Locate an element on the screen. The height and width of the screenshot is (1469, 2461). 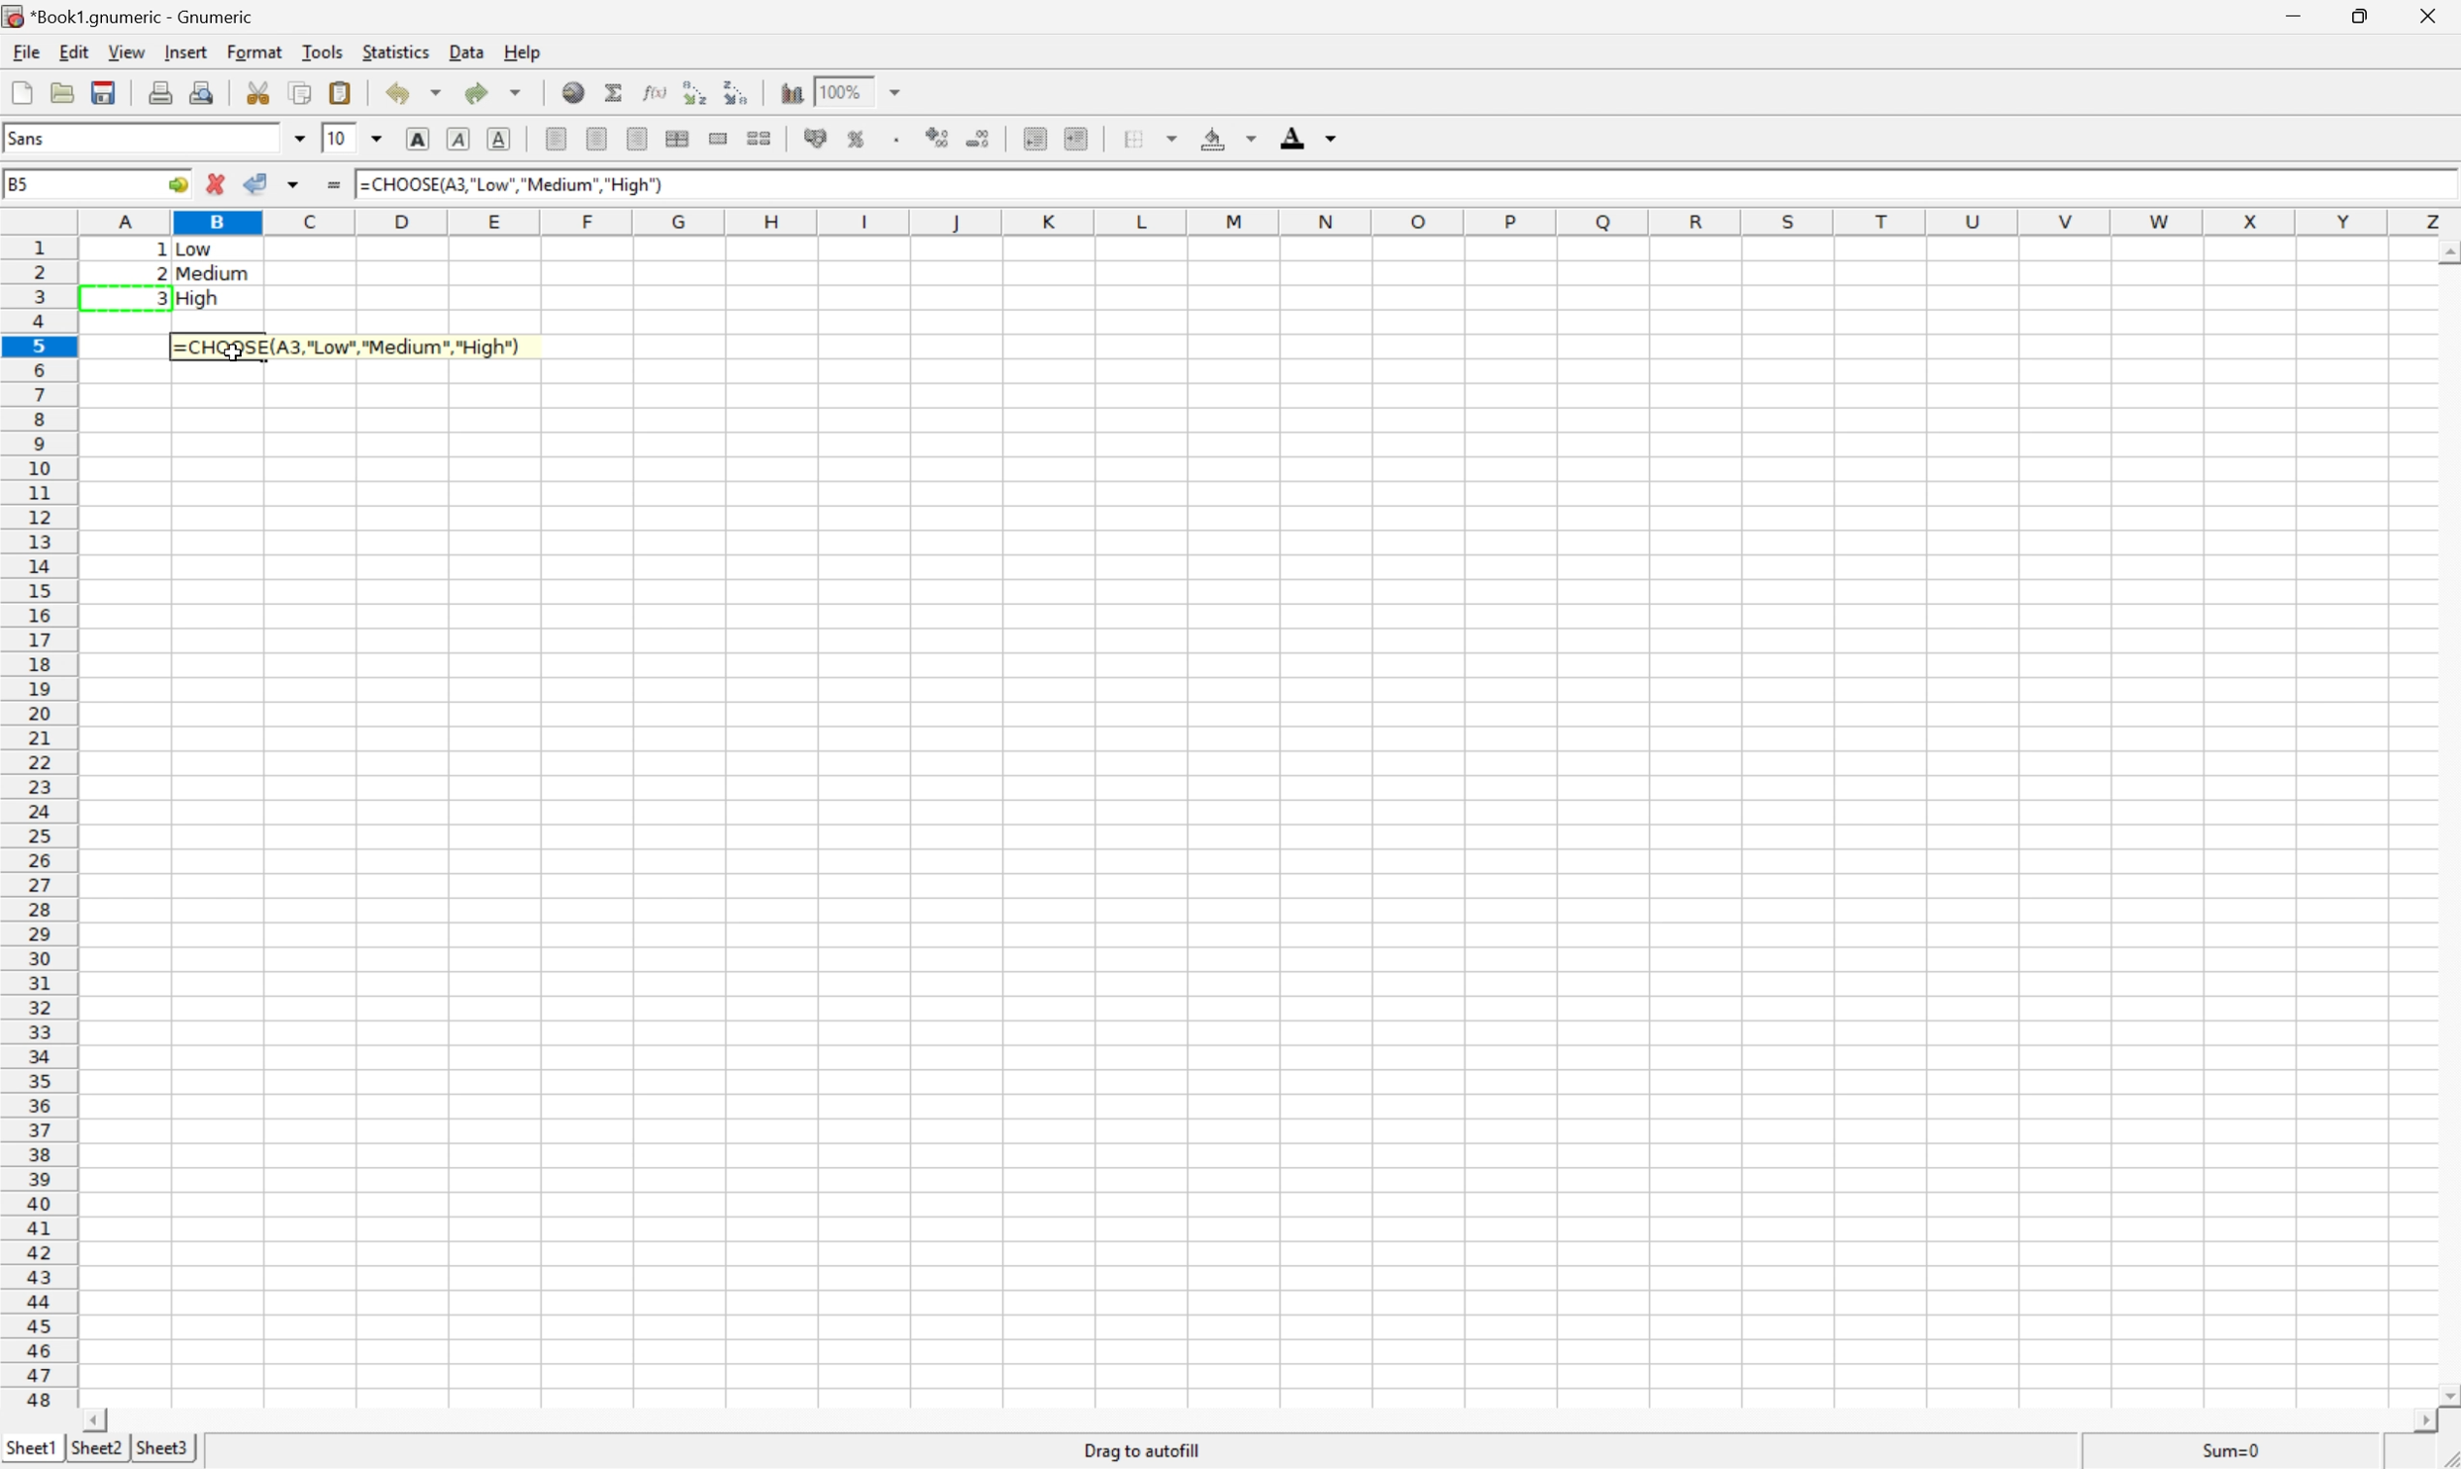
Accept changes in multiple cells is located at coordinates (292, 185).